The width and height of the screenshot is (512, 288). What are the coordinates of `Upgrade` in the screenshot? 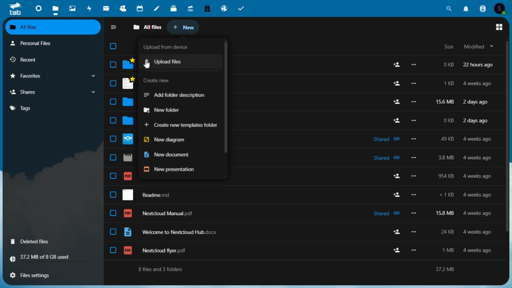 It's located at (190, 8).